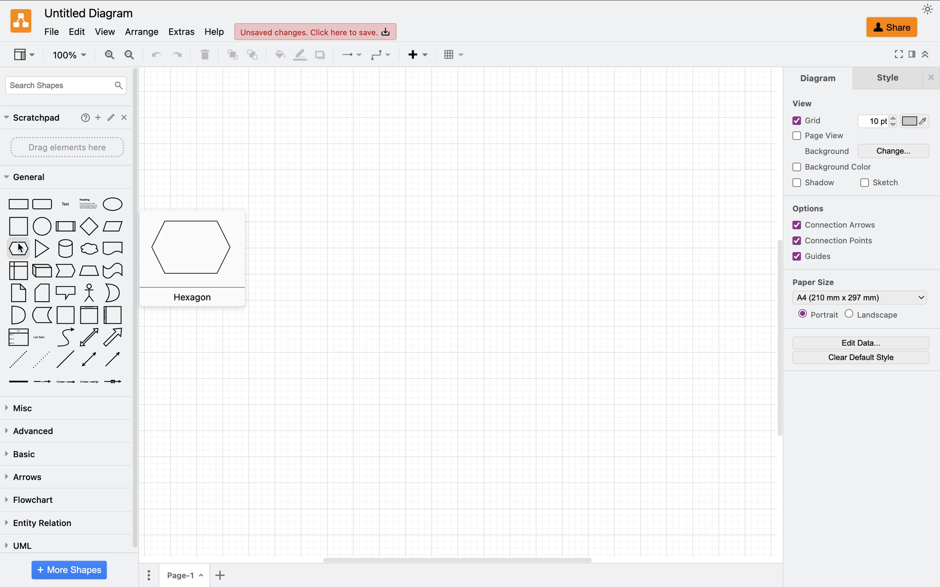 This screenshot has width=940, height=587. What do you see at coordinates (196, 257) in the screenshot?
I see `hexagon popup` at bounding box center [196, 257].